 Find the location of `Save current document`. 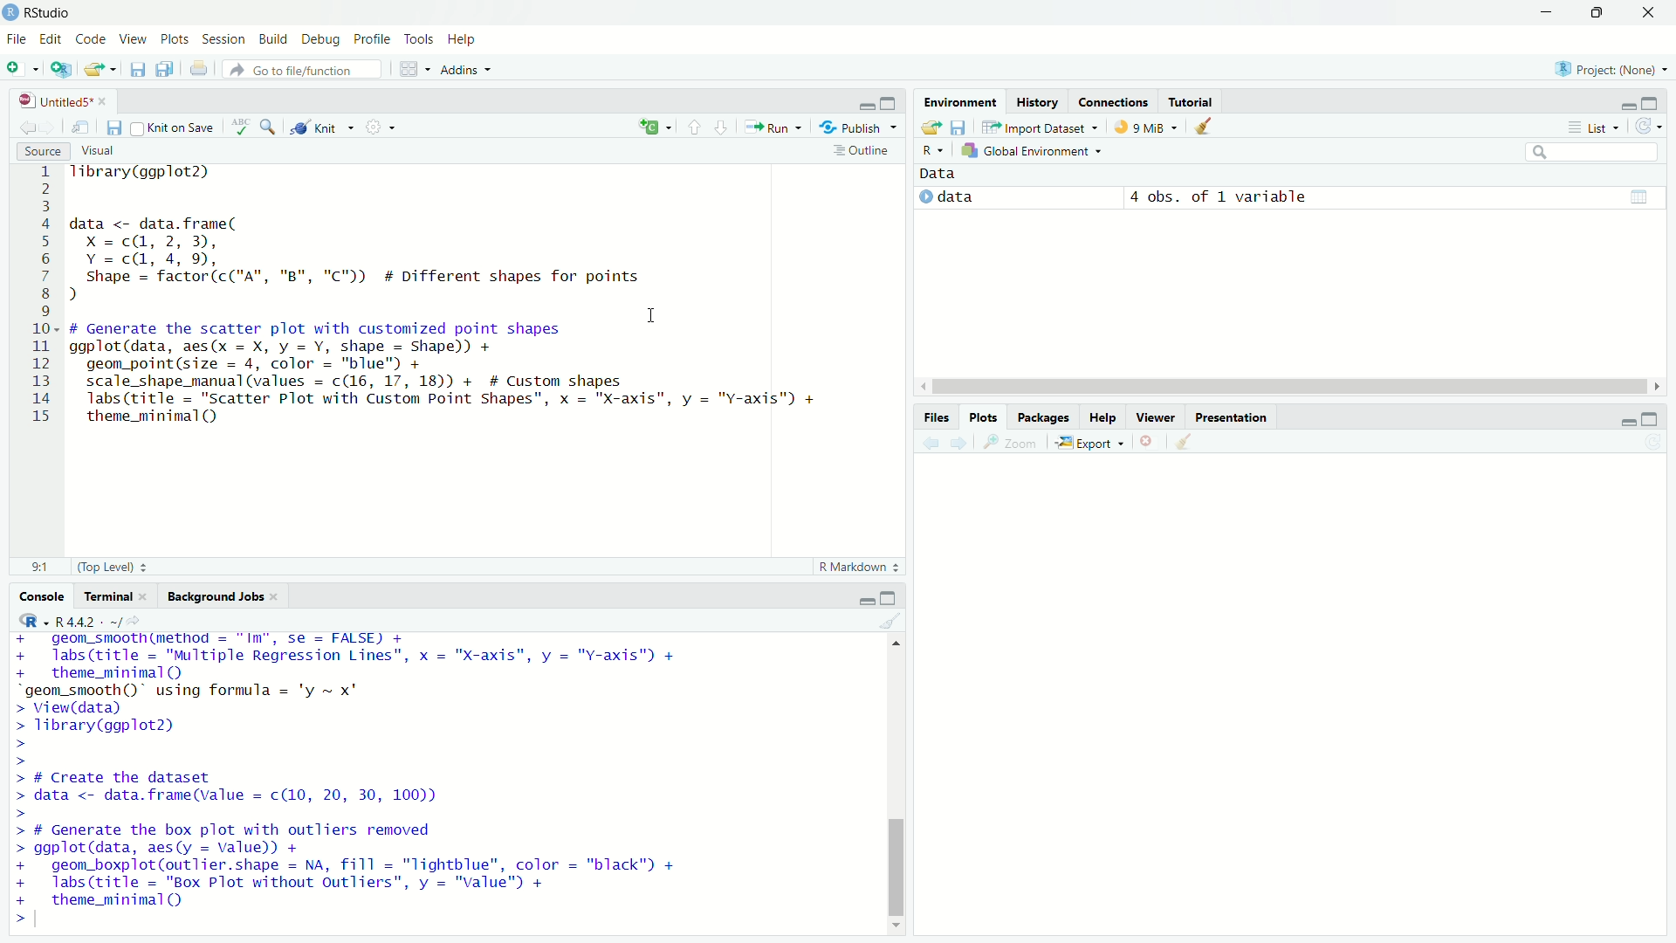

Save current document is located at coordinates (114, 127).